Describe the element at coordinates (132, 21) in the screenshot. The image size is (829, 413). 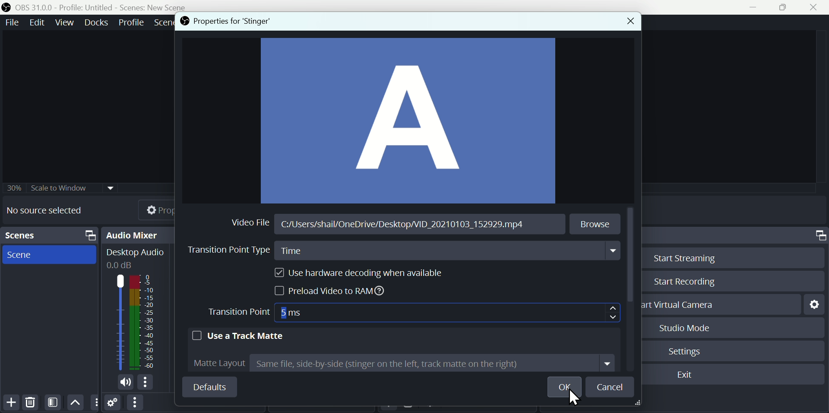
I see `` at that location.